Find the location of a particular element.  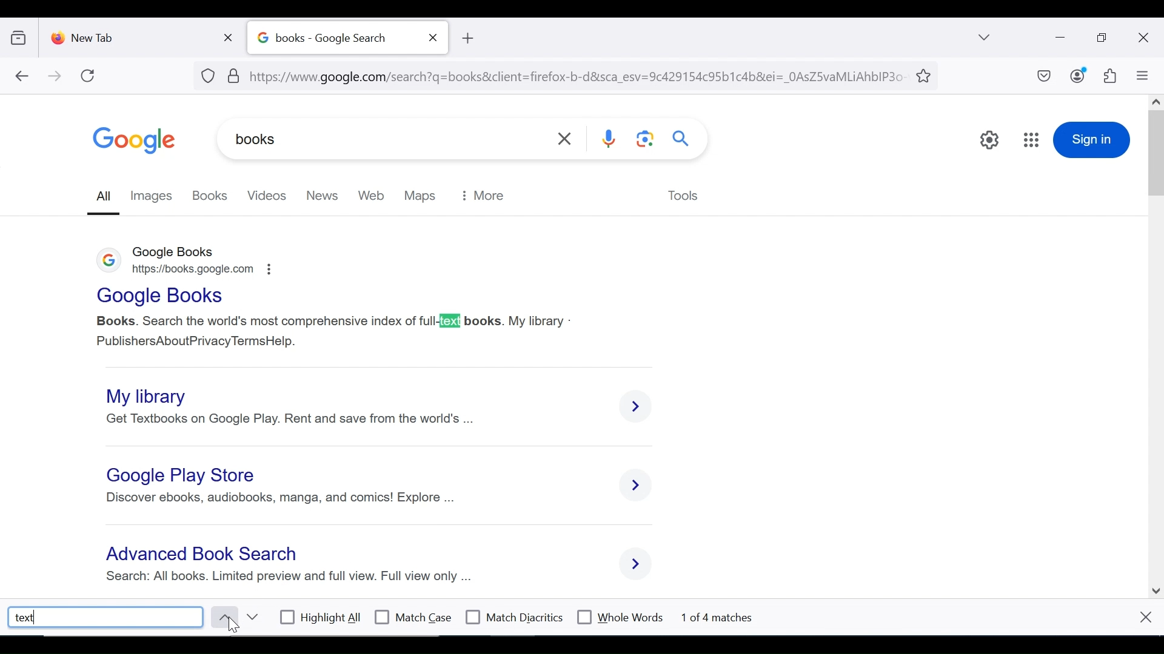

refresh is located at coordinates (89, 76).